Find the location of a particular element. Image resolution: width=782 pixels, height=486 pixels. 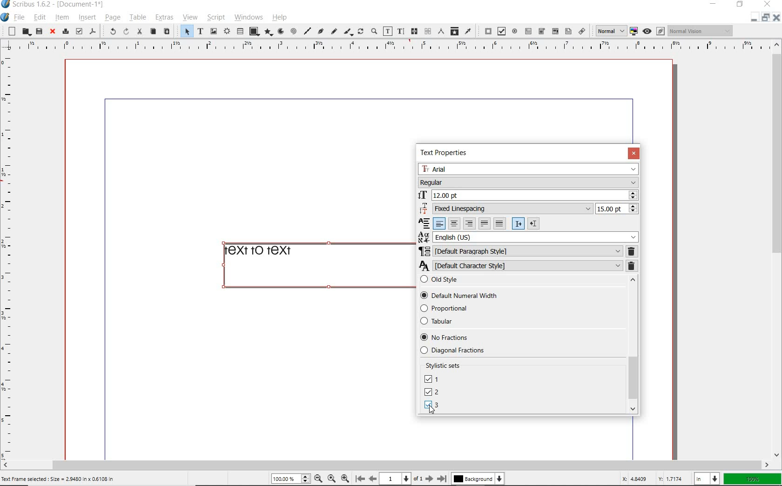

Cursor is located at coordinates (431, 409).